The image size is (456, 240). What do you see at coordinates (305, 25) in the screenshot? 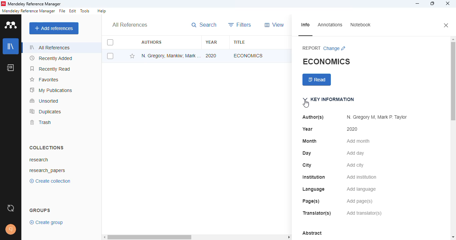
I see `info` at bounding box center [305, 25].